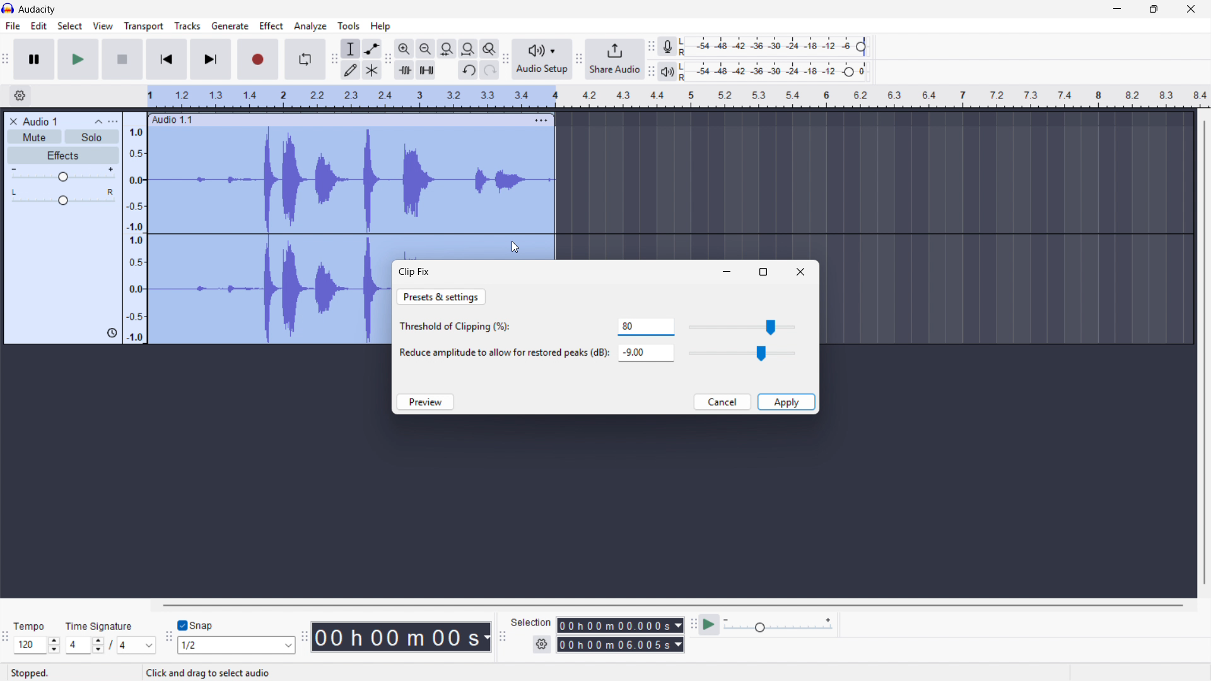 The height and width of the screenshot is (681, 1211). I want to click on selection toolbar, so click(503, 637).